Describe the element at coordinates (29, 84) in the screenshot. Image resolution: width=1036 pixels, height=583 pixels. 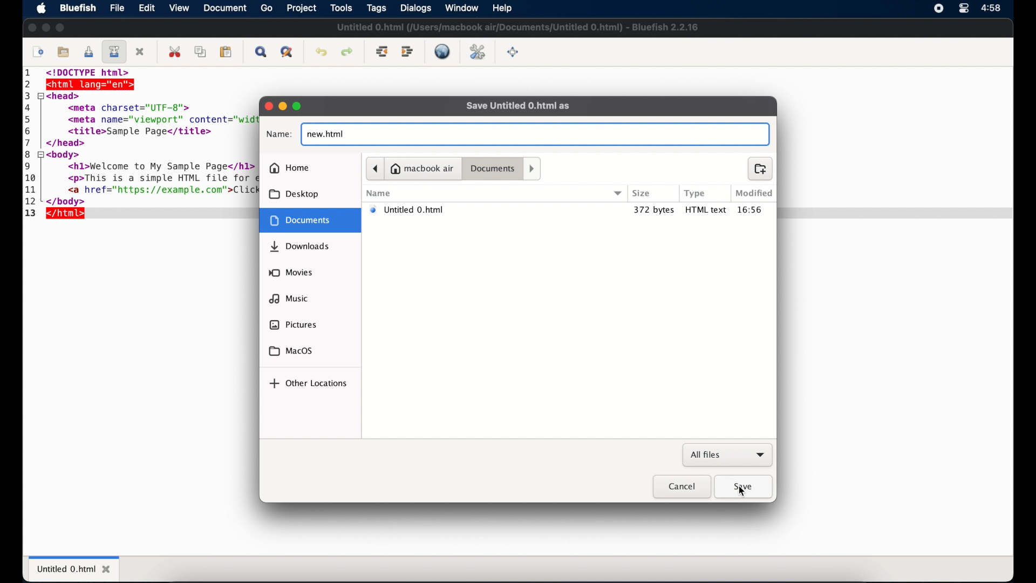
I see `2` at that location.